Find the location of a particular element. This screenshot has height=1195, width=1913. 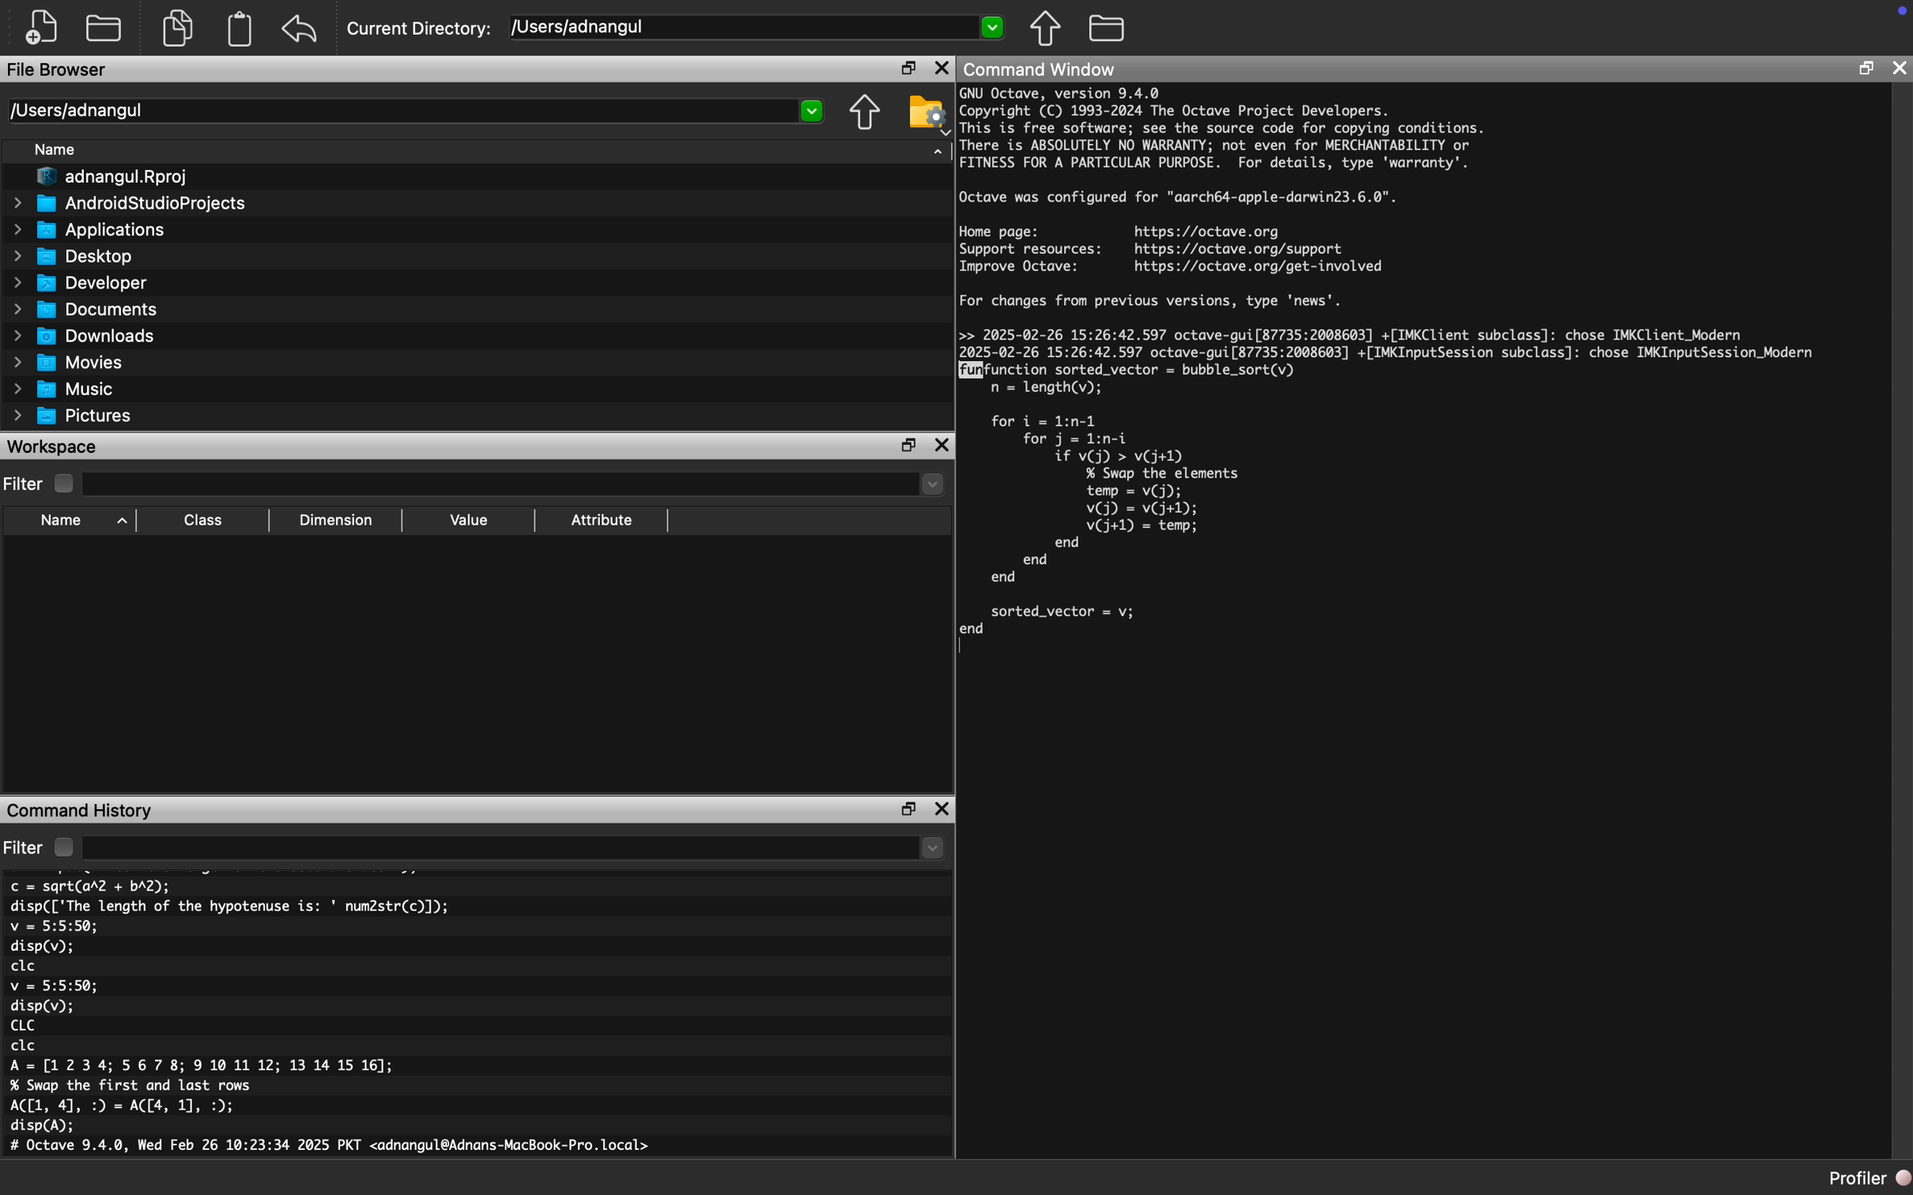

Restore Down is located at coordinates (910, 809).